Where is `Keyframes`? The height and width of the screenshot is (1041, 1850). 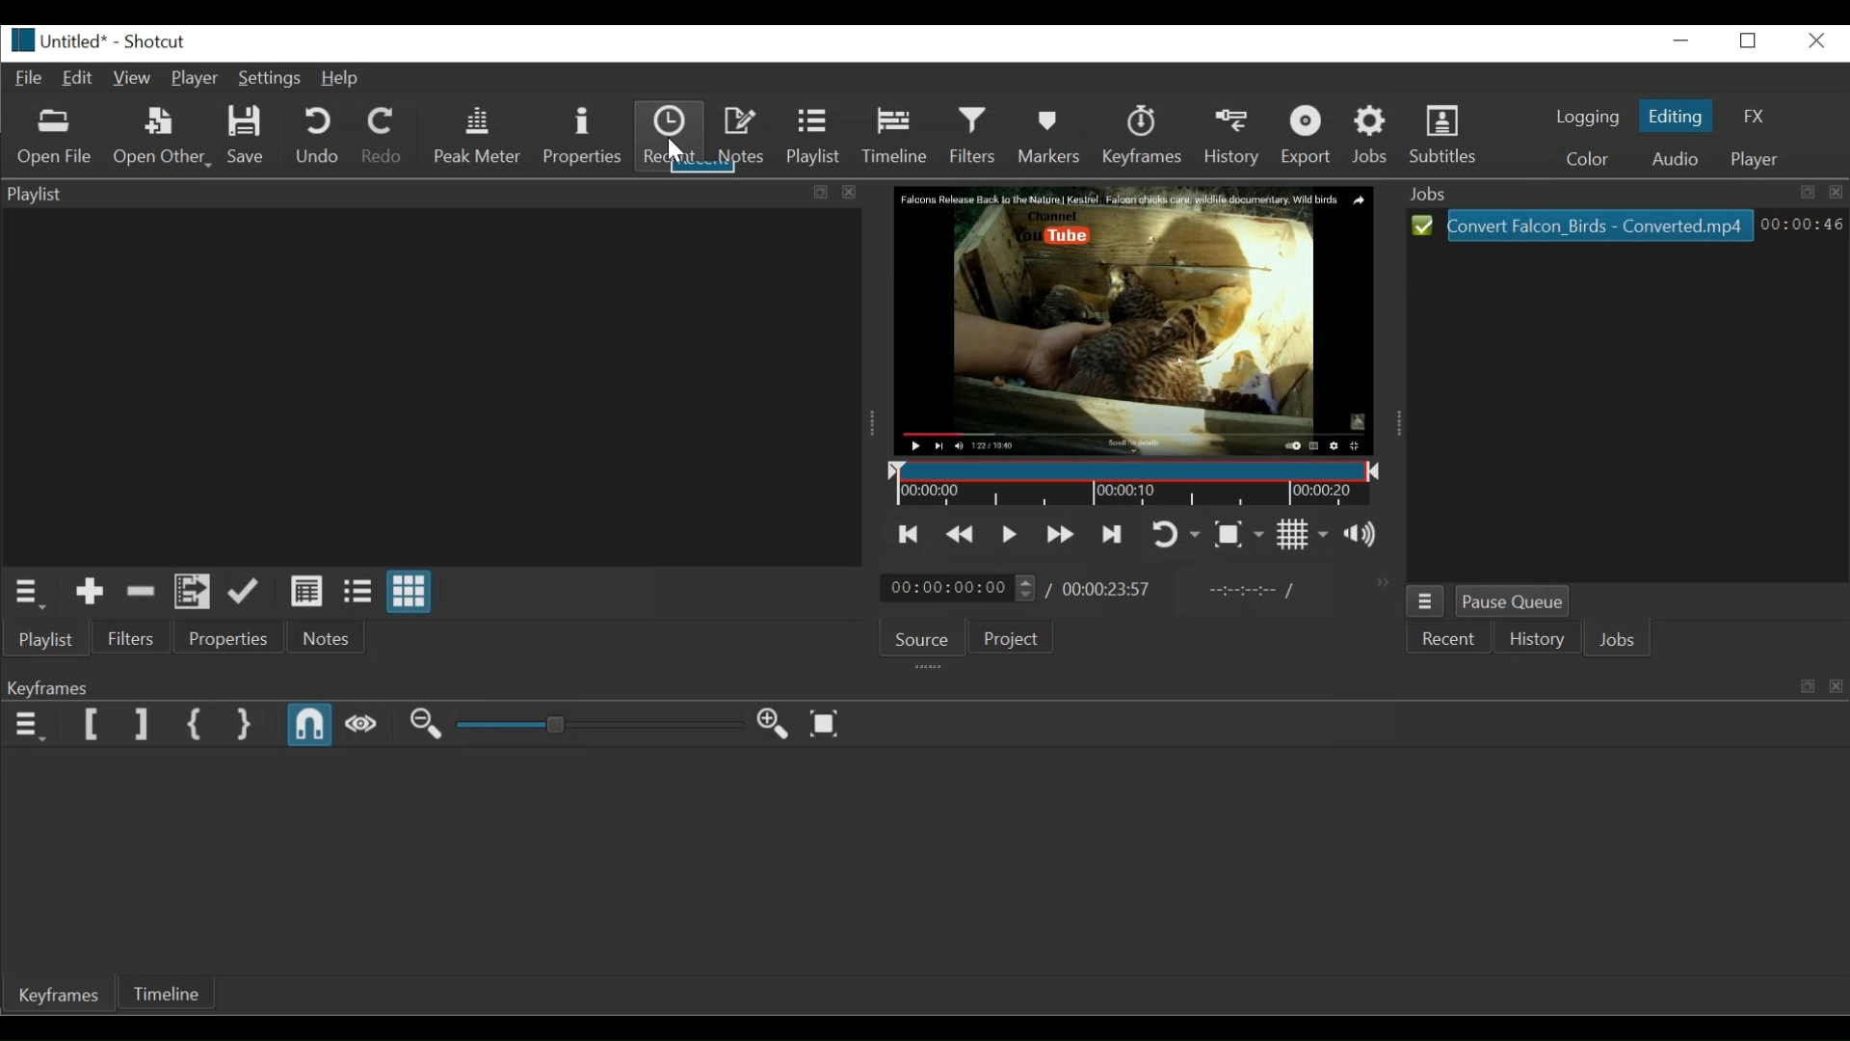 Keyframes is located at coordinates (1143, 134).